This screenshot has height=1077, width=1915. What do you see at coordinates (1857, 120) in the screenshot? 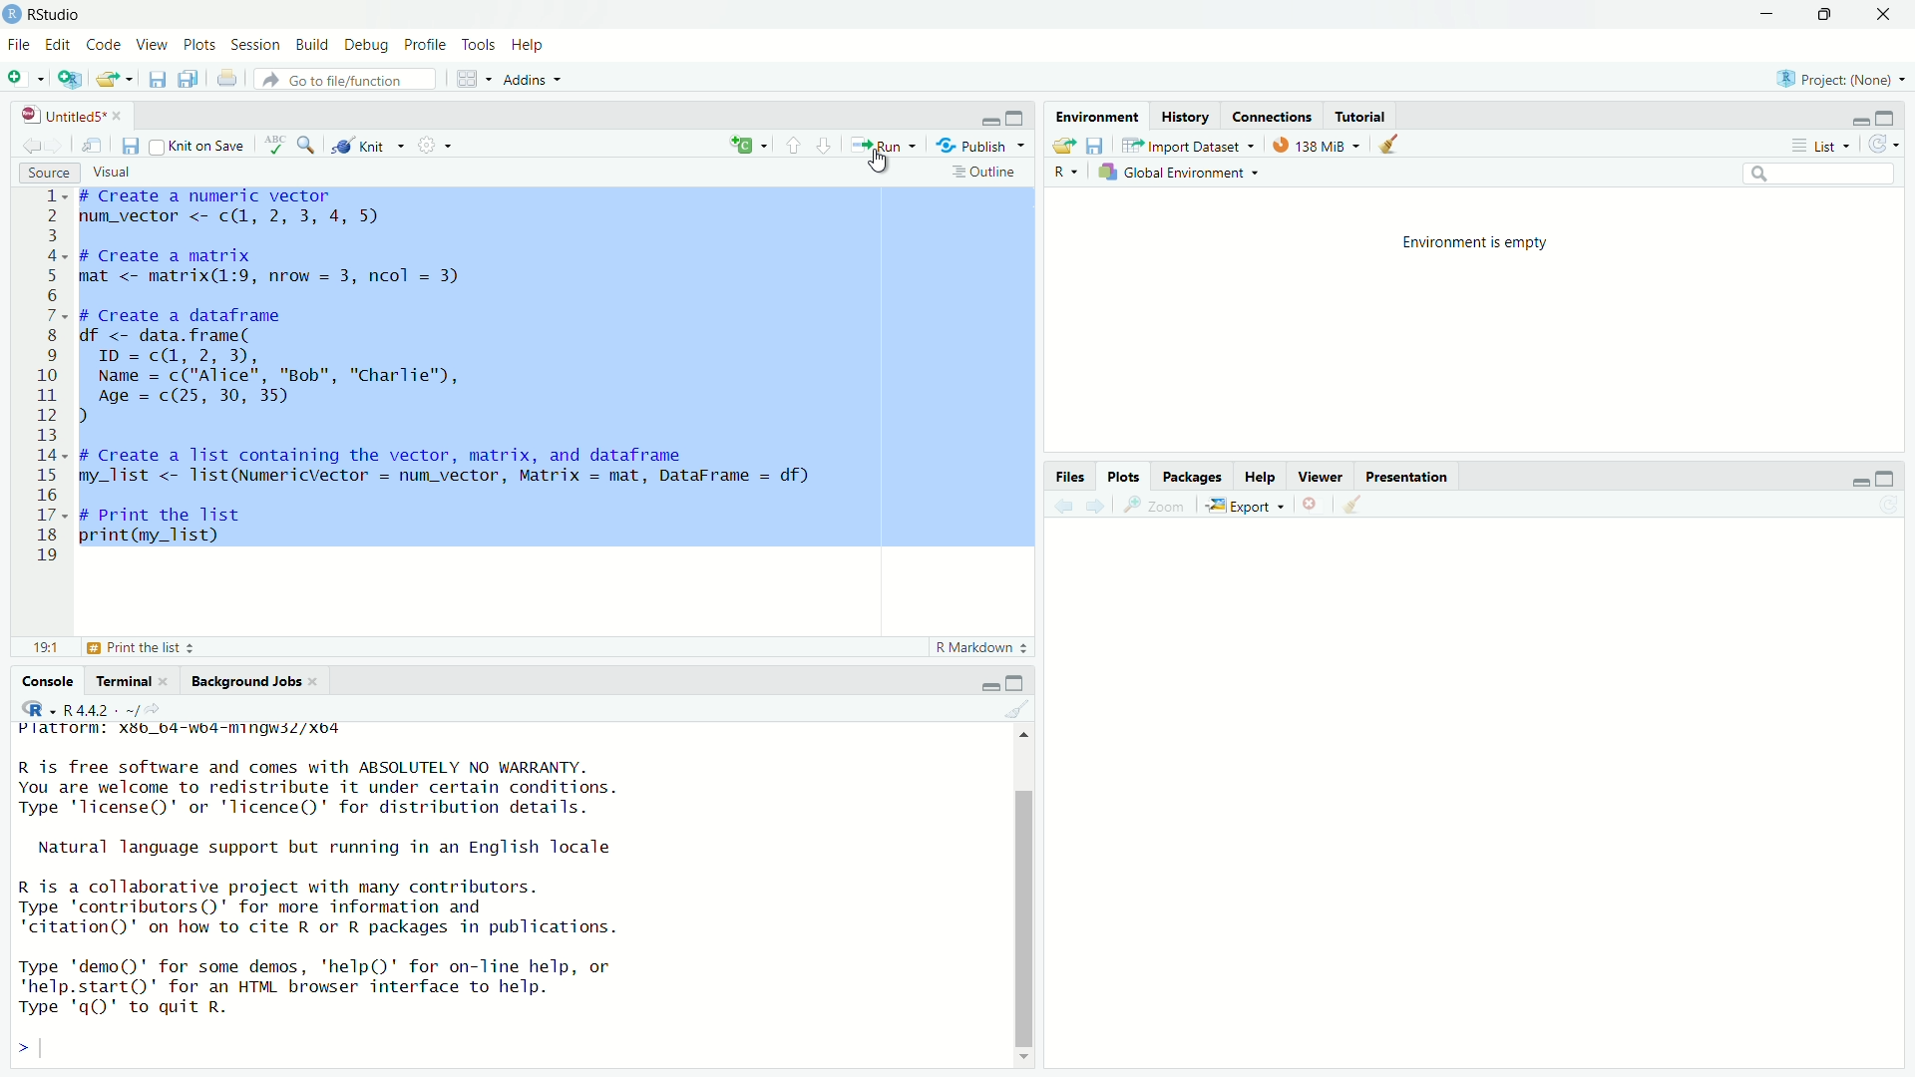
I see `minimise` at bounding box center [1857, 120].